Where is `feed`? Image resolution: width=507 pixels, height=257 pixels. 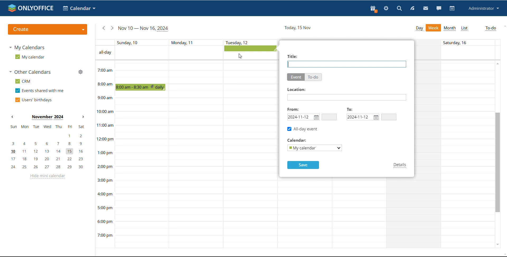
feed is located at coordinates (413, 9).